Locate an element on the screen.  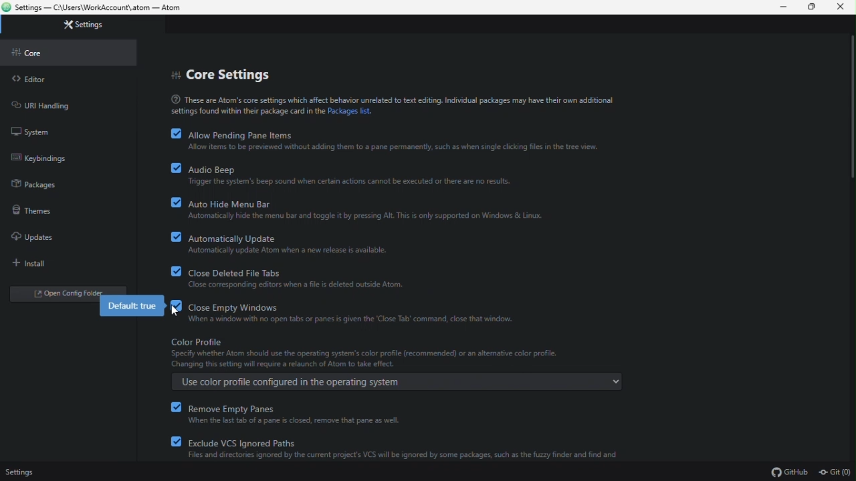
close is located at coordinates (845, 8).